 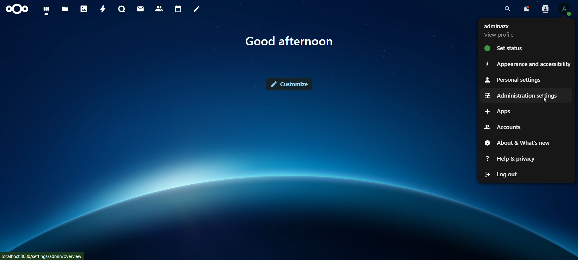 I want to click on notifications, so click(x=526, y=9).